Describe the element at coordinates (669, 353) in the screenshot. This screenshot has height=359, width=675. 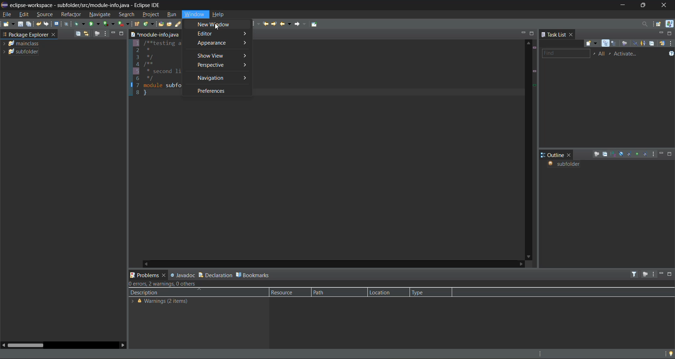
I see `tip of the day` at that location.